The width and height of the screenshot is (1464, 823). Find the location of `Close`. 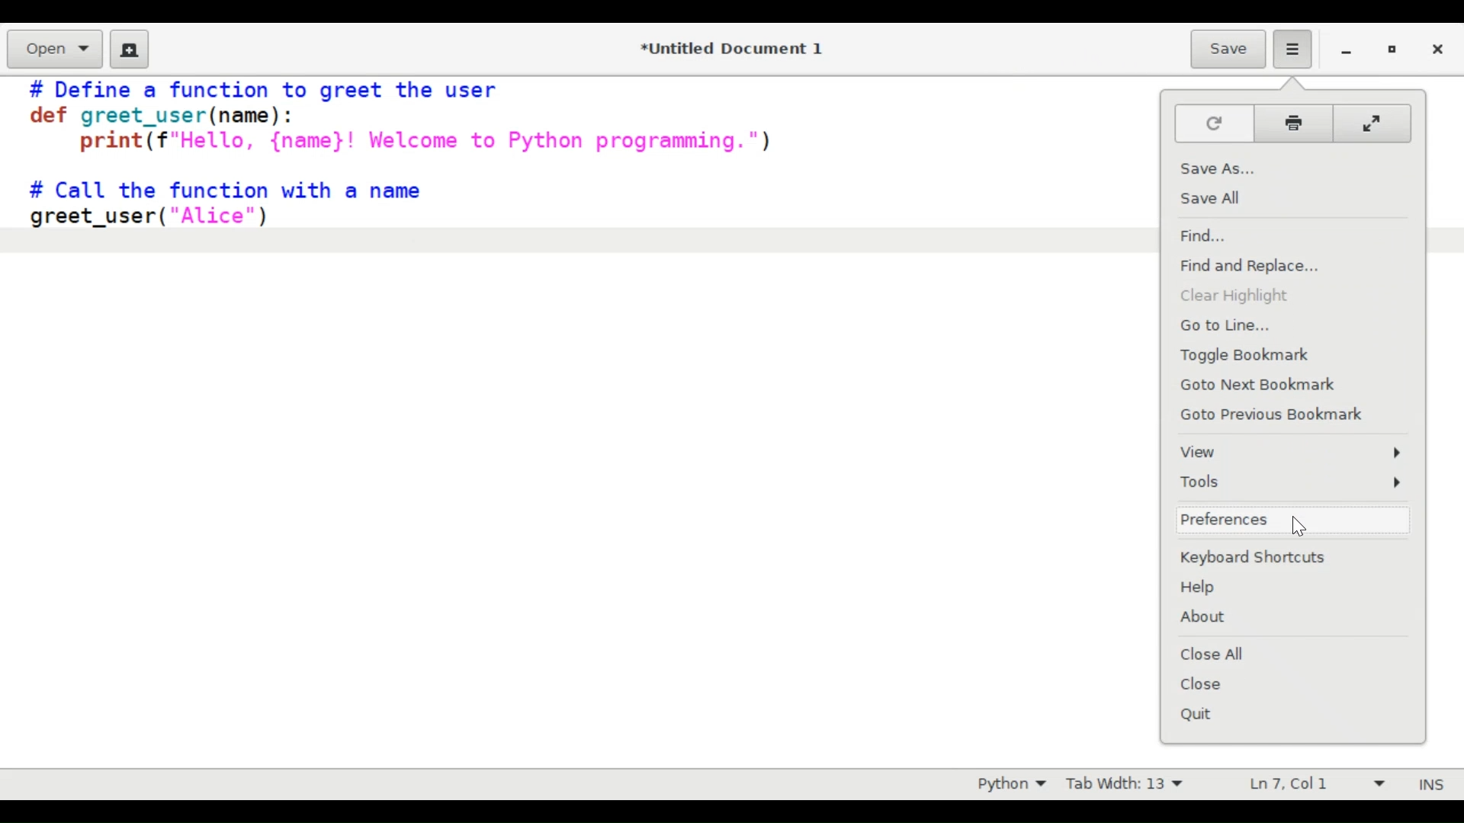

Close is located at coordinates (1436, 48).